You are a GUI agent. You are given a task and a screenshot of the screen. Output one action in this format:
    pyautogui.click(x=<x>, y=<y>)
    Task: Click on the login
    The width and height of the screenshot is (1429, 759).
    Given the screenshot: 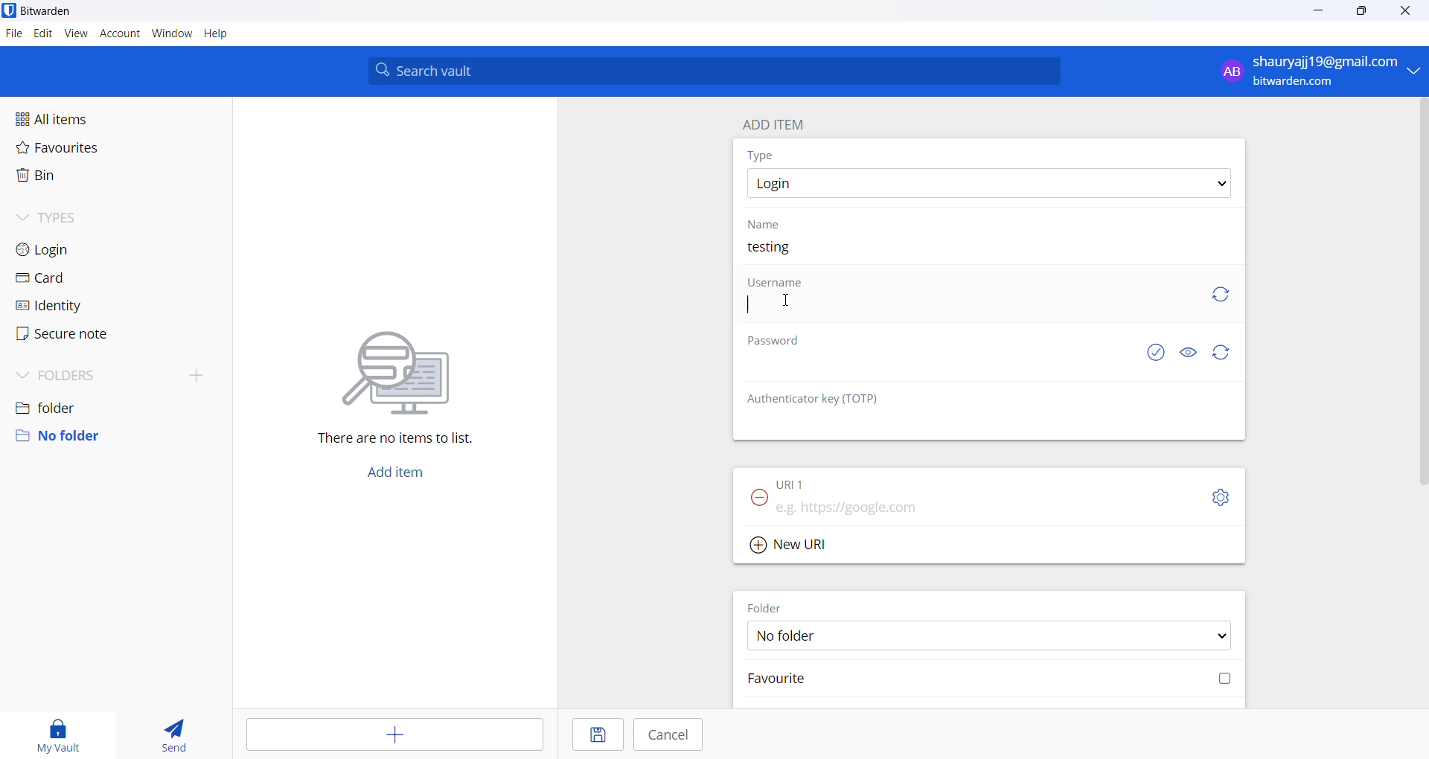 What is the action you would take?
    pyautogui.click(x=77, y=250)
    